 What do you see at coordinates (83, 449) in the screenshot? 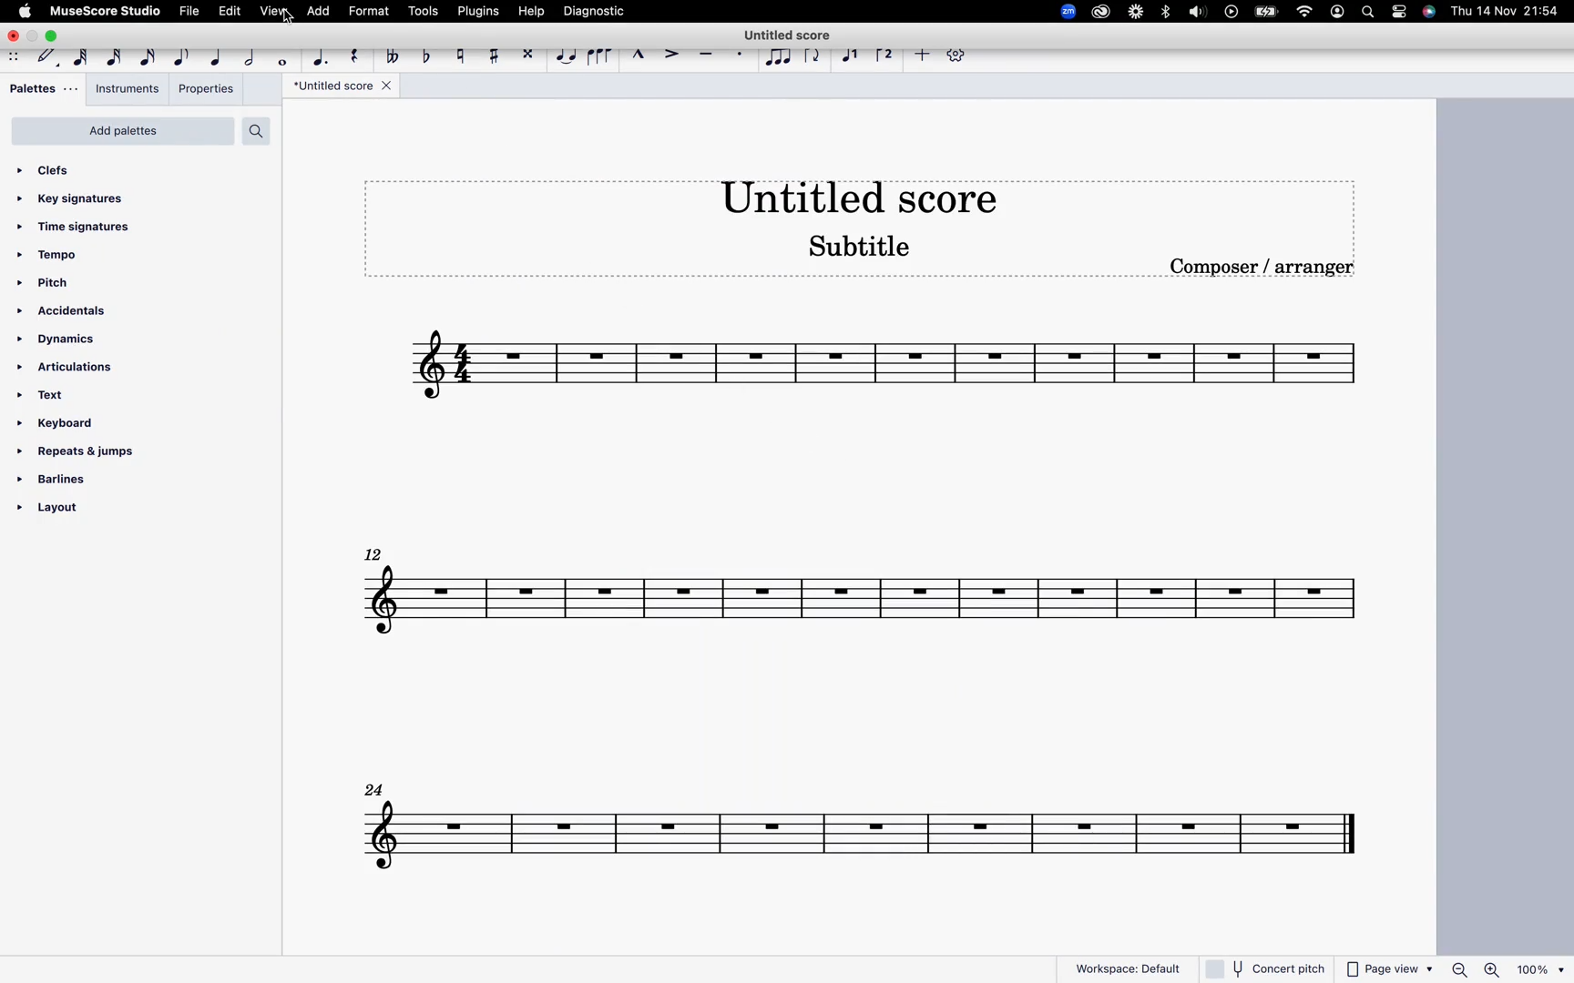
I see `repeats & jumps` at bounding box center [83, 449].